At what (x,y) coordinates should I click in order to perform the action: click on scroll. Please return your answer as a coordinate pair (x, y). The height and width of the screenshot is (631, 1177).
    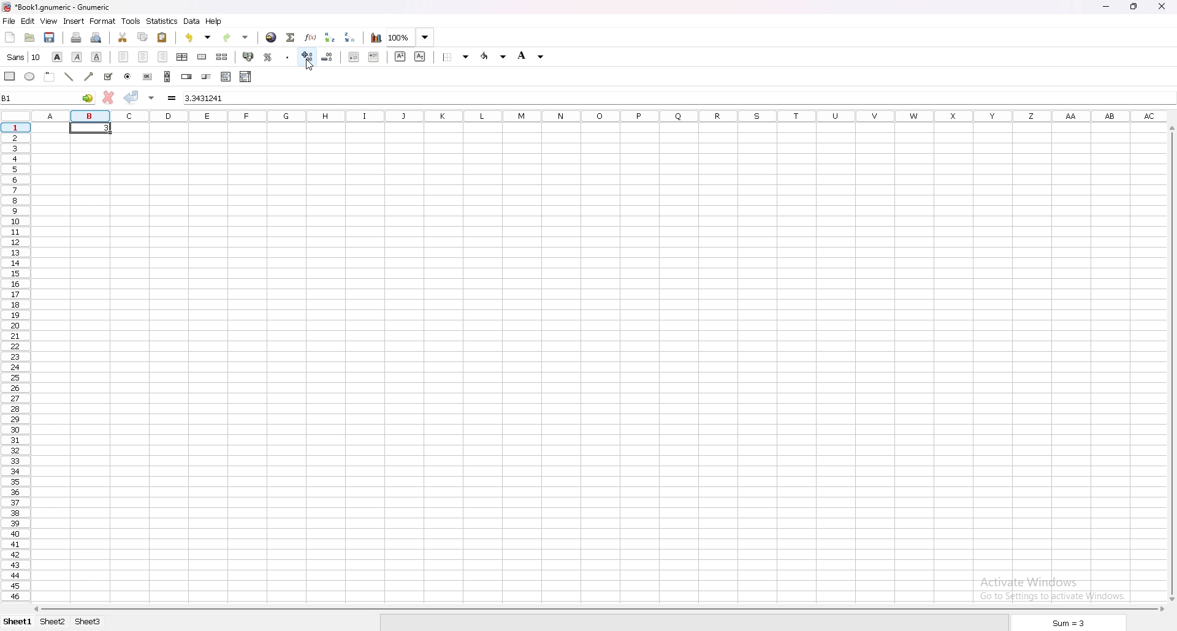
    Looking at the image, I should click on (167, 77).